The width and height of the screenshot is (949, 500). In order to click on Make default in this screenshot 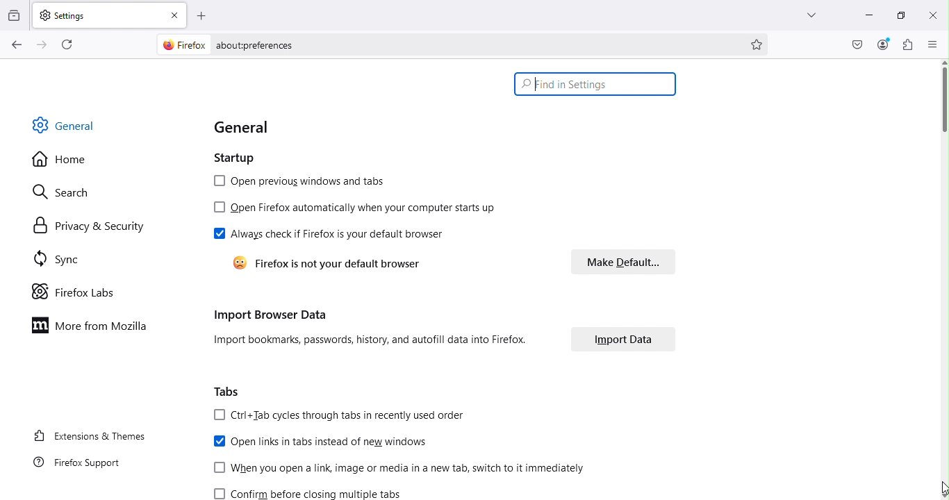, I will do `click(622, 261)`.